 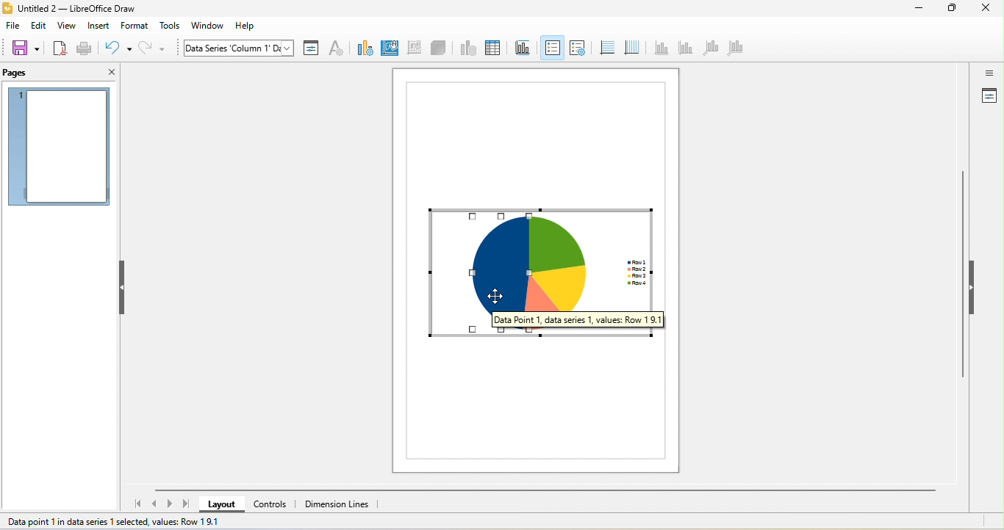 I want to click on tools, so click(x=171, y=26).